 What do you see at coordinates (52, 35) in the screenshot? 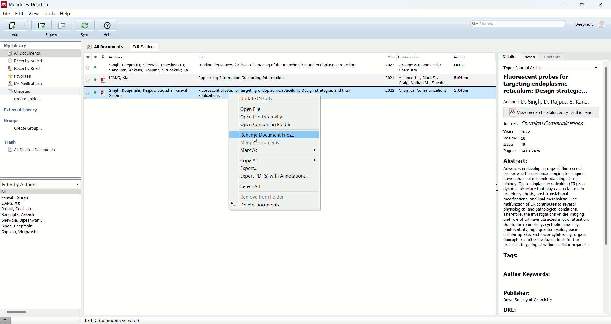
I see `folders` at bounding box center [52, 35].